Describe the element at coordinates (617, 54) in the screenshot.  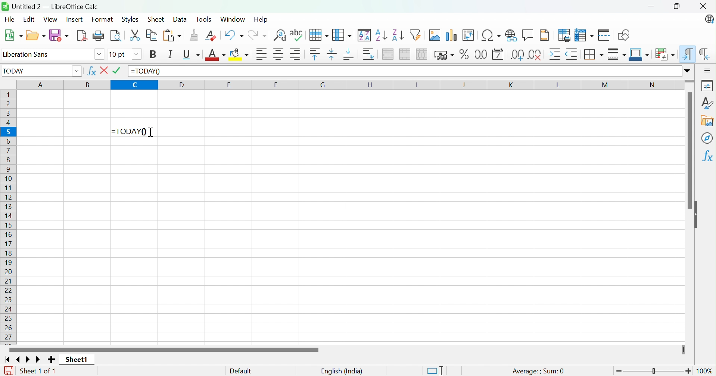
I see `Border style` at that location.